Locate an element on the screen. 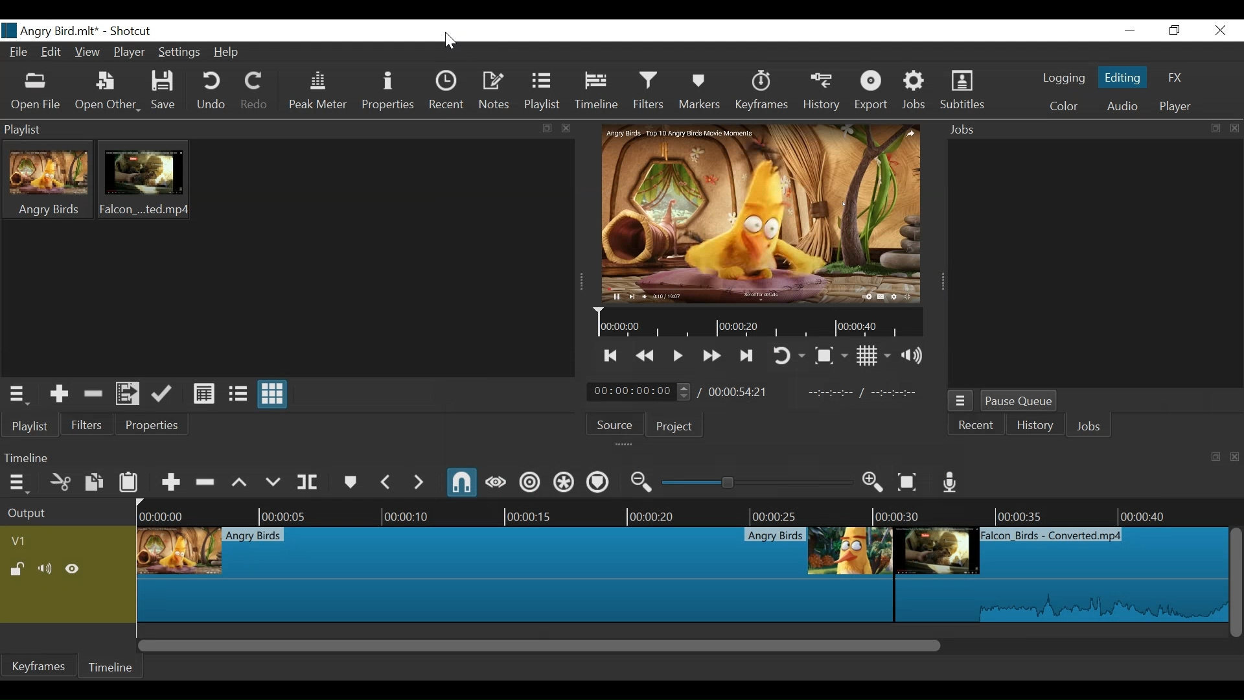 This screenshot has width=1244, height=700. cursor is located at coordinates (449, 41).